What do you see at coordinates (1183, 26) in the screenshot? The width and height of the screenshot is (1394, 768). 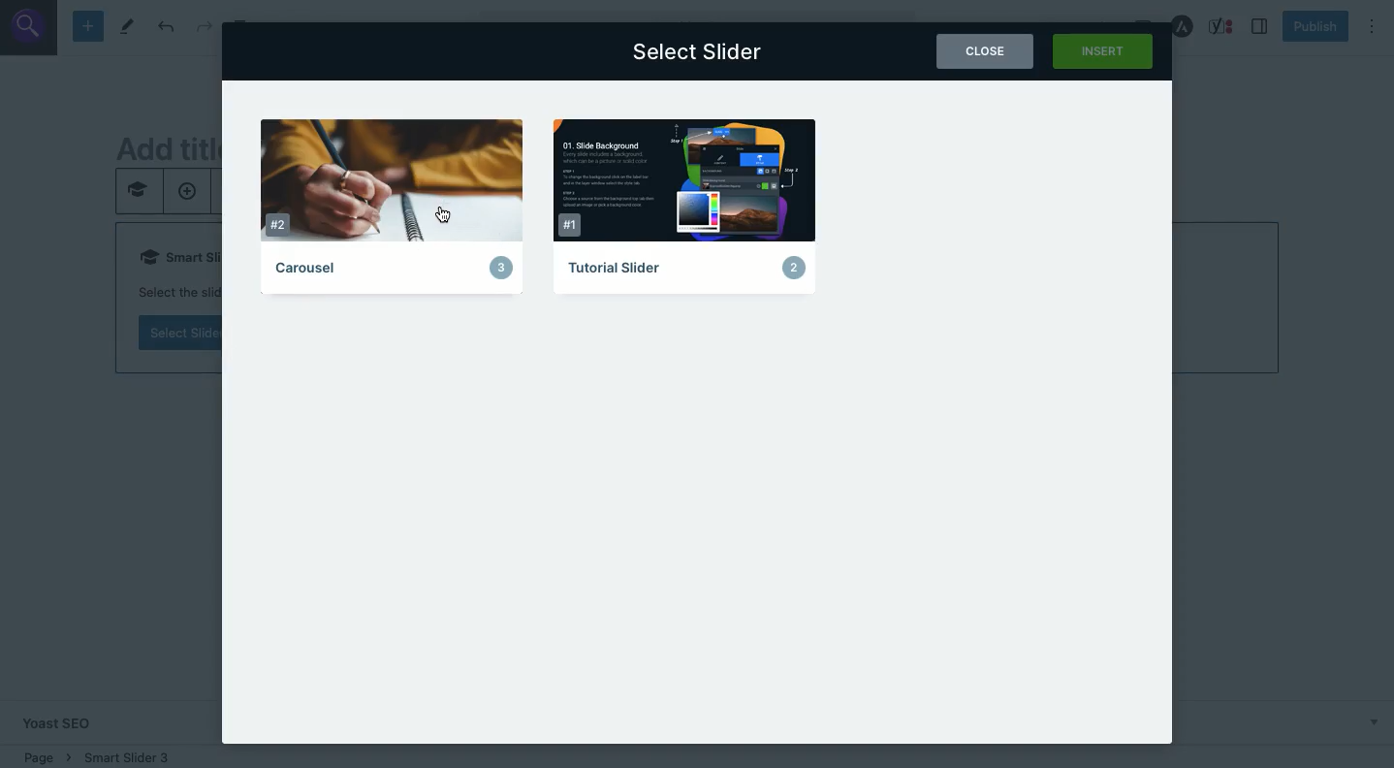 I see `Astra` at bounding box center [1183, 26].